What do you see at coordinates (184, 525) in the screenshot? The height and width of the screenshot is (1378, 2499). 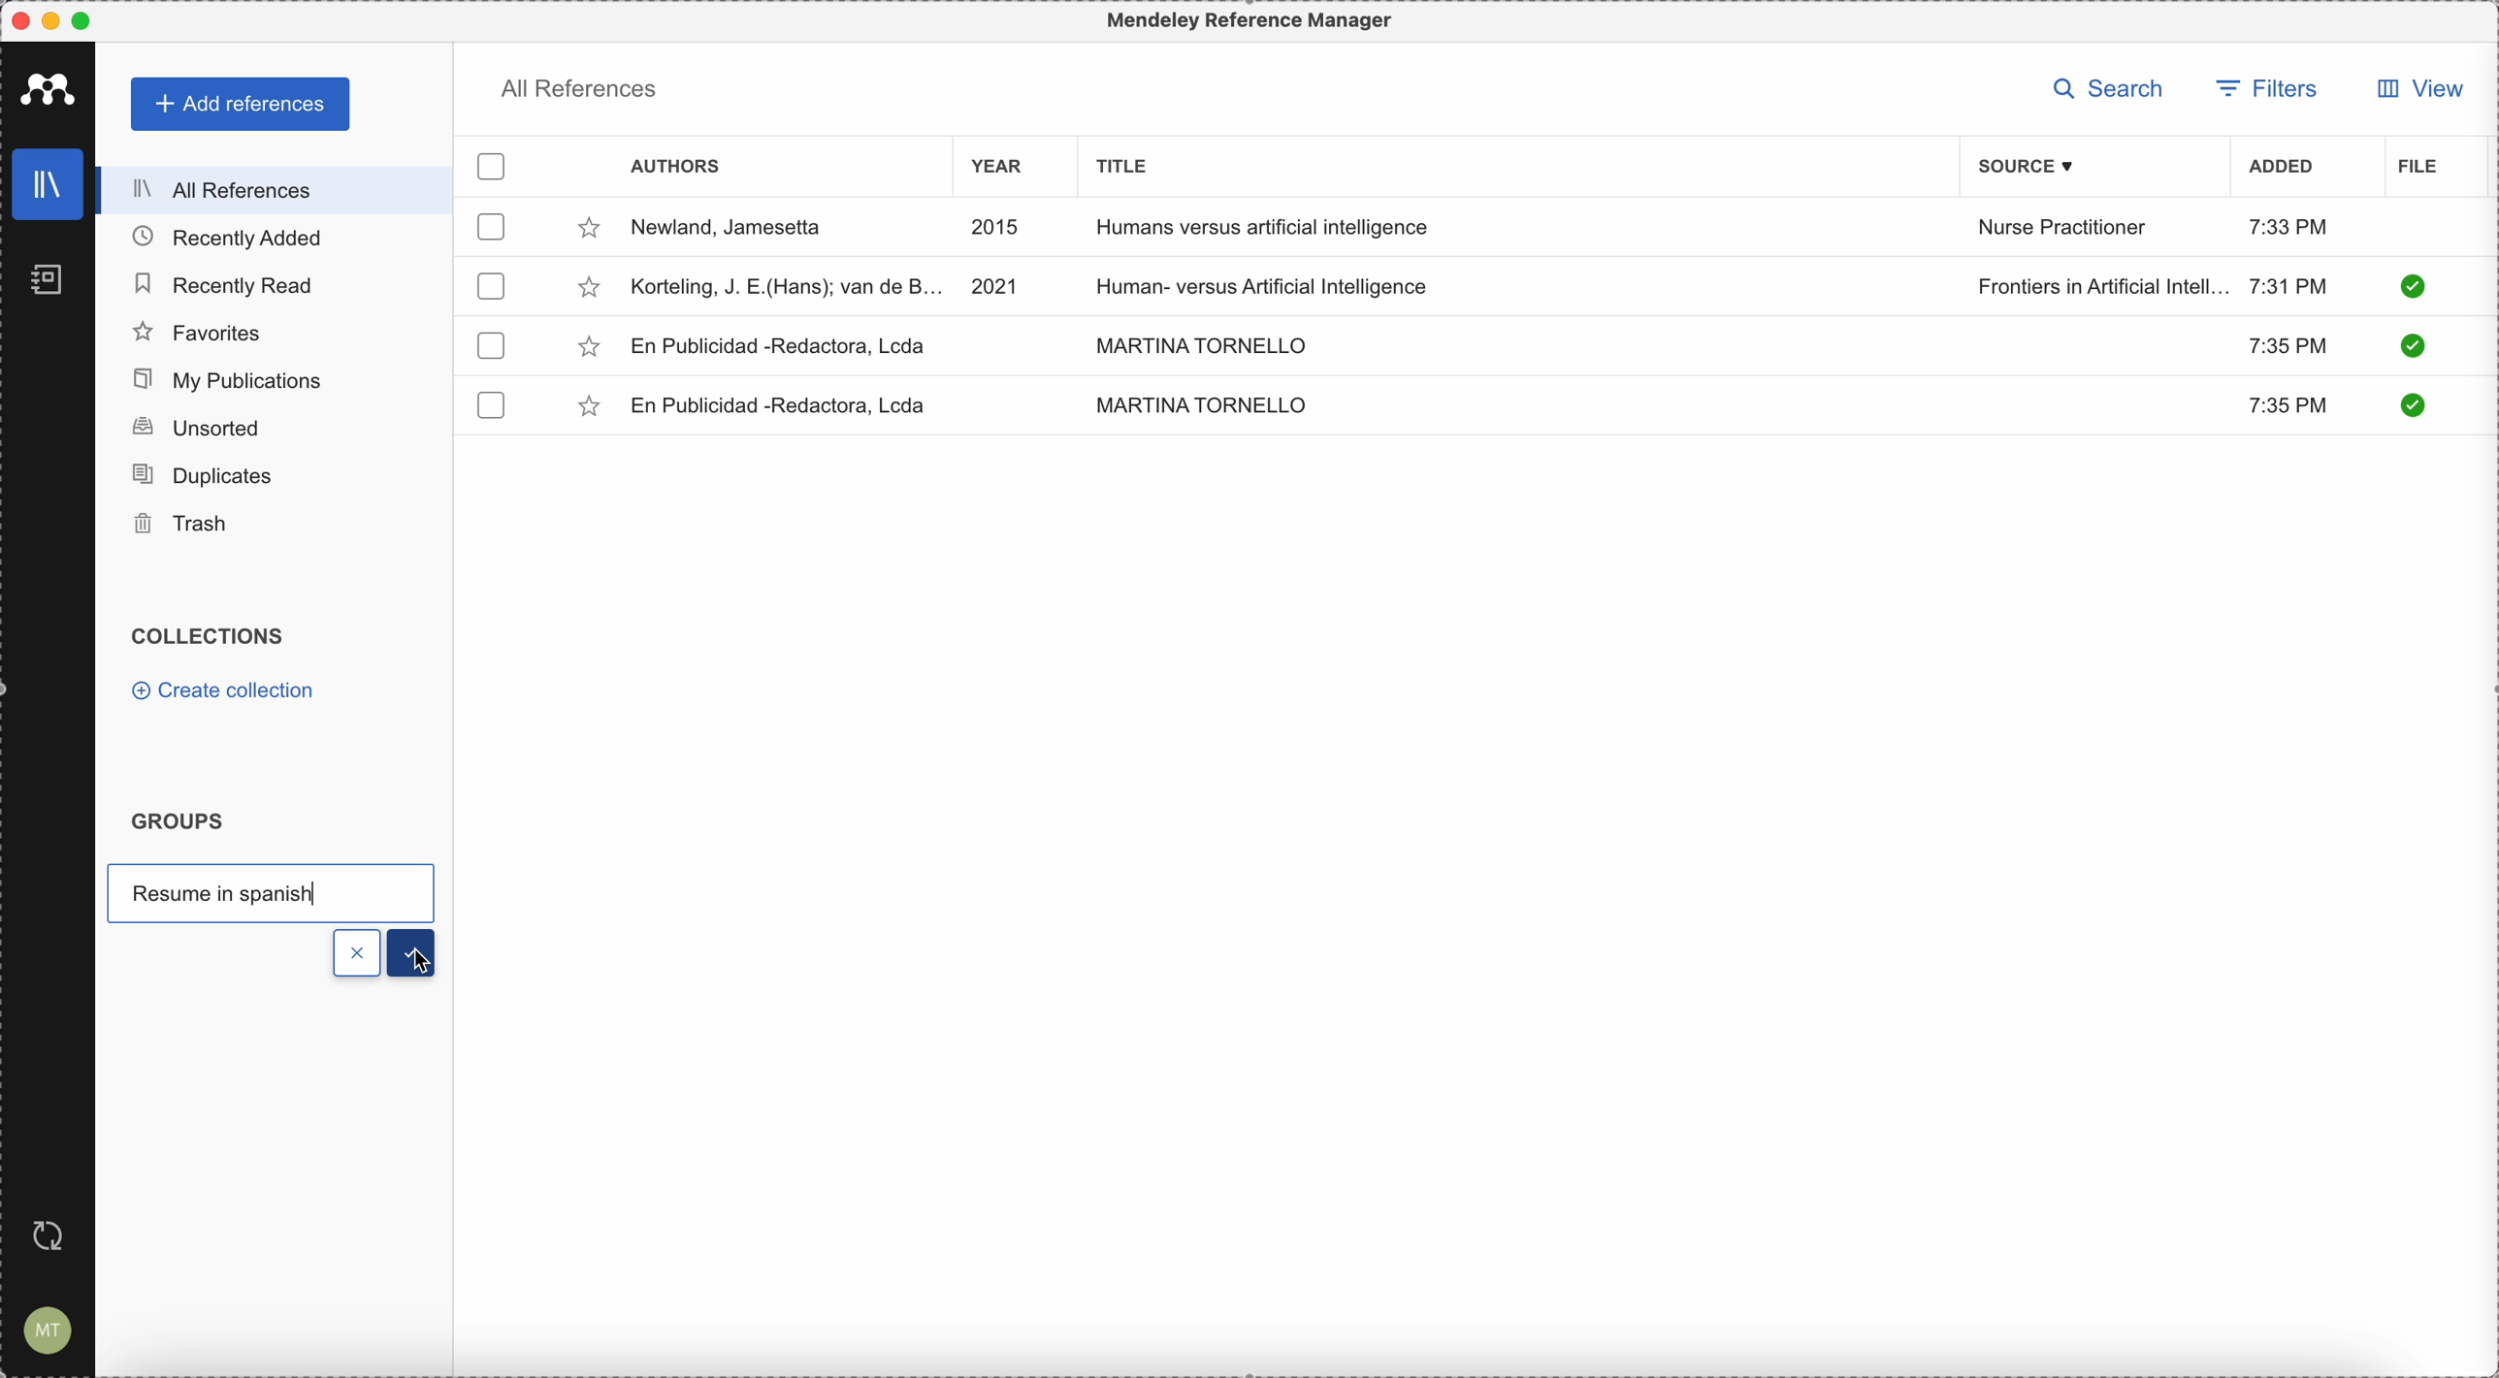 I see `trash` at bounding box center [184, 525].